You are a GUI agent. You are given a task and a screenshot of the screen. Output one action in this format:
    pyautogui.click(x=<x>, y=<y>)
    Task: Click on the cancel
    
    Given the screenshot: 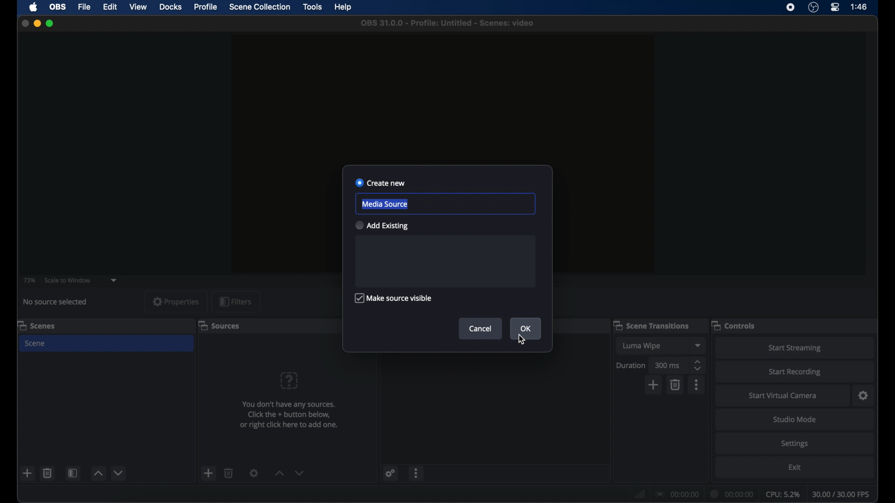 What is the action you would take?
    pyautogui.click(x=481, y=328)
    